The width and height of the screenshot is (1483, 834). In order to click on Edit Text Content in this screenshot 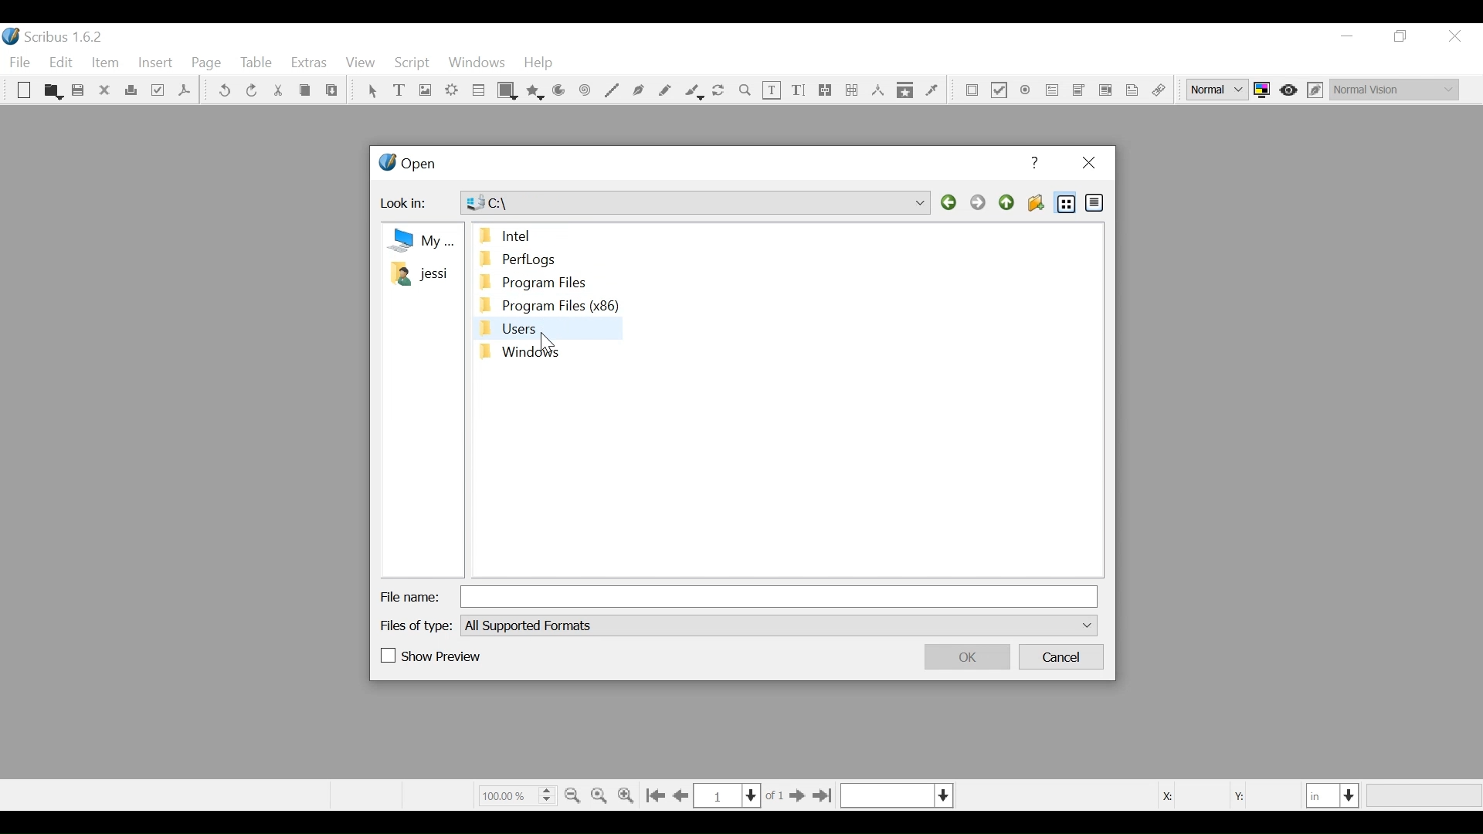, I will do `click(772, 90)`.